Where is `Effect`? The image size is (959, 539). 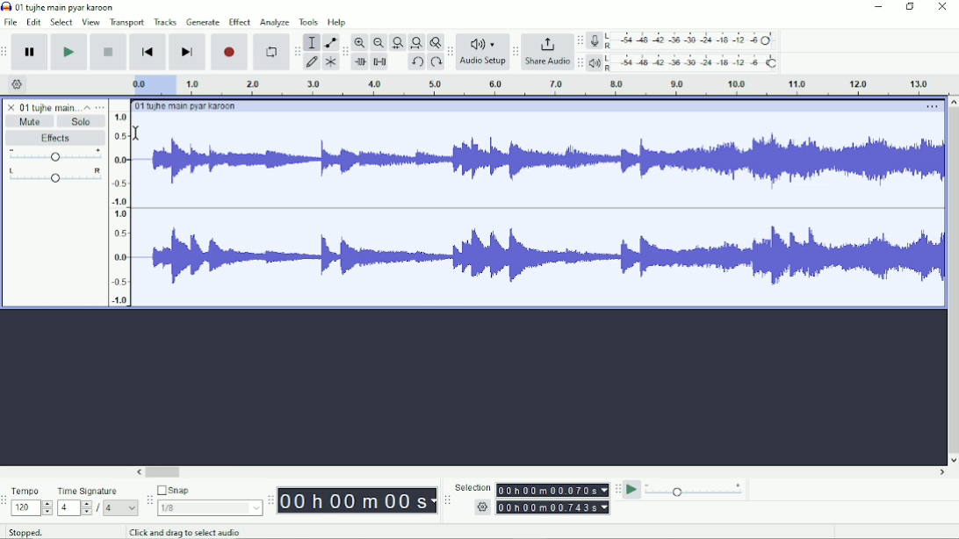
Effect is located at coordinates (239, 21).